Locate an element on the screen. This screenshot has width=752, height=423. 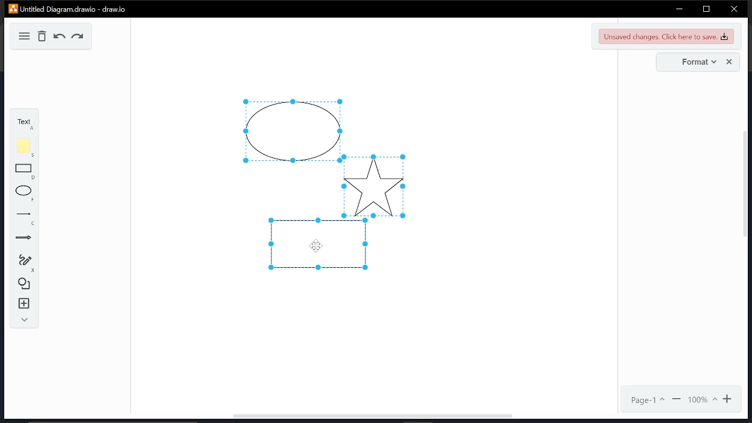
Cursor is located at coordinates (315, 246).